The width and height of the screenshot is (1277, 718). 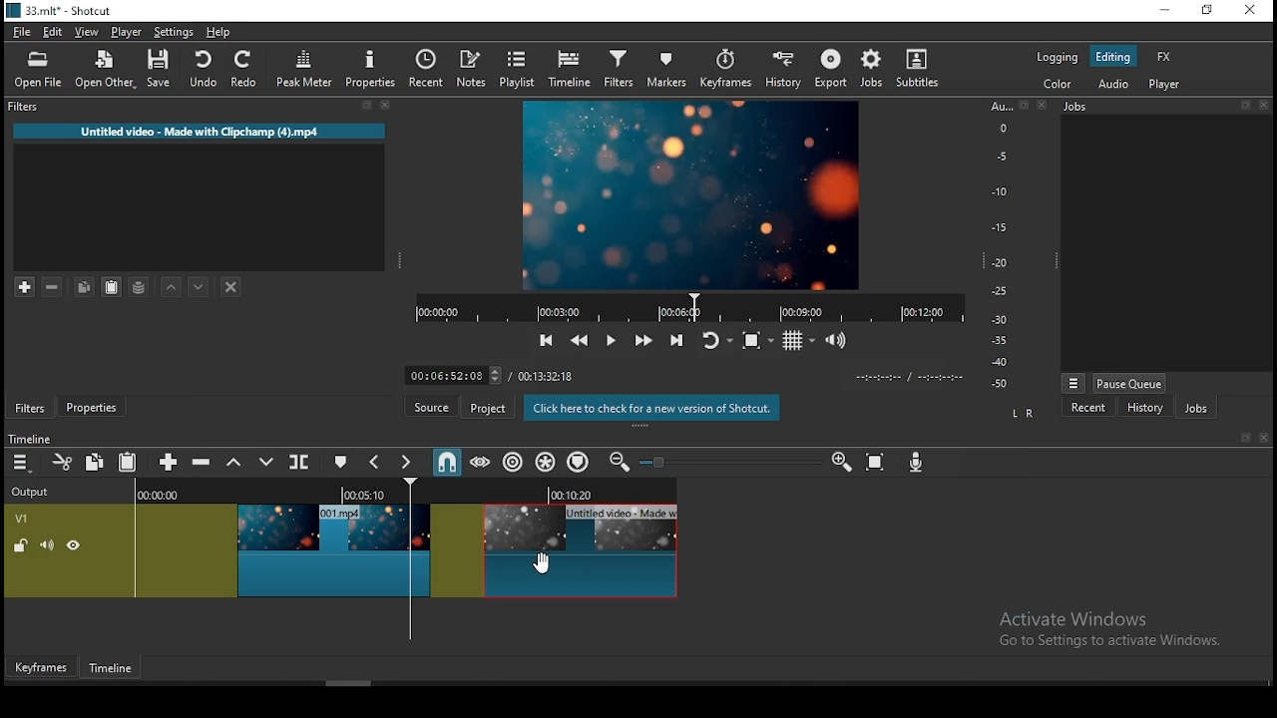 What do you see at coordinates (1242, 439) in the screenshot?
I see `book mark` at bounding box center [1242, 439].